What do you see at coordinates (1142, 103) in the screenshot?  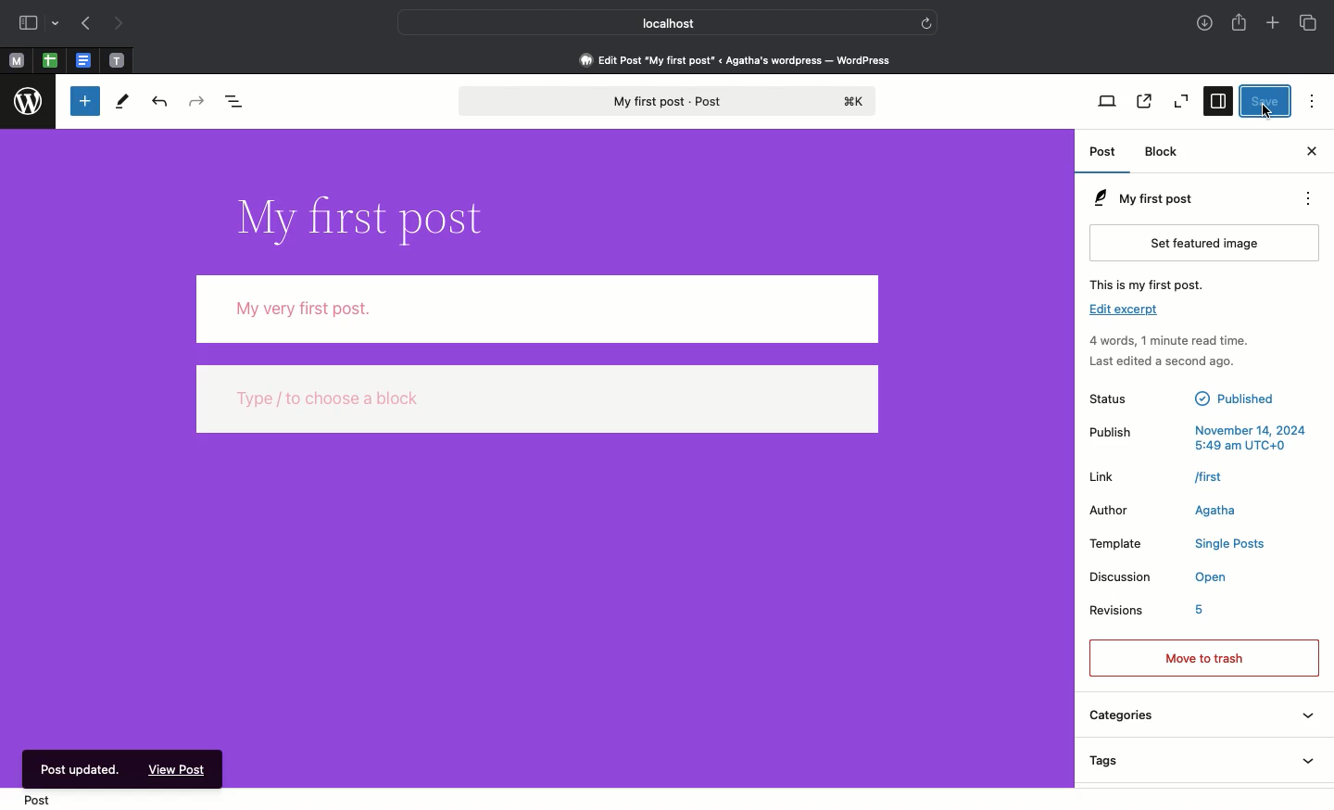 I see `View post` at bounding box center [1142, 103].